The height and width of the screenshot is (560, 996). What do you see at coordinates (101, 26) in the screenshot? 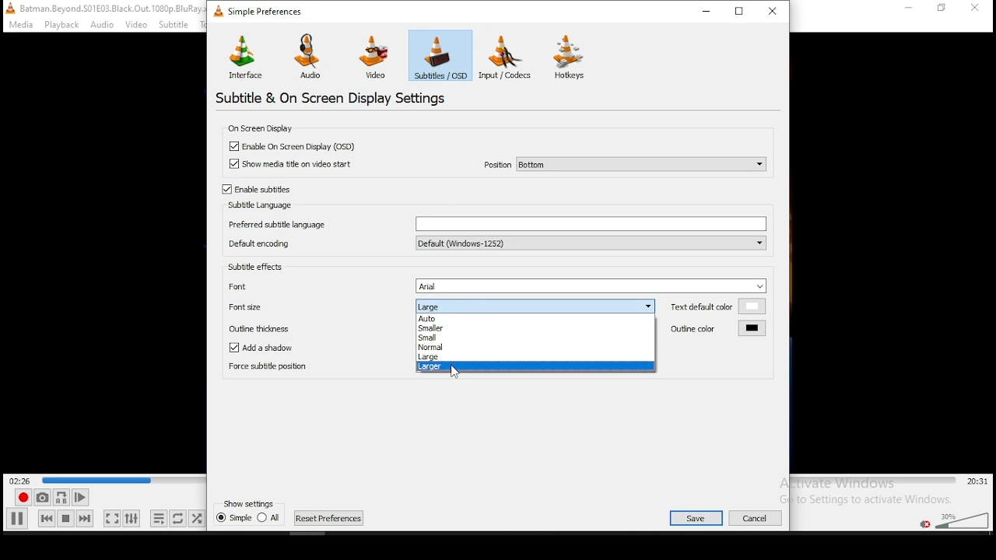
I see `audio` at bounding box center [101, 26].